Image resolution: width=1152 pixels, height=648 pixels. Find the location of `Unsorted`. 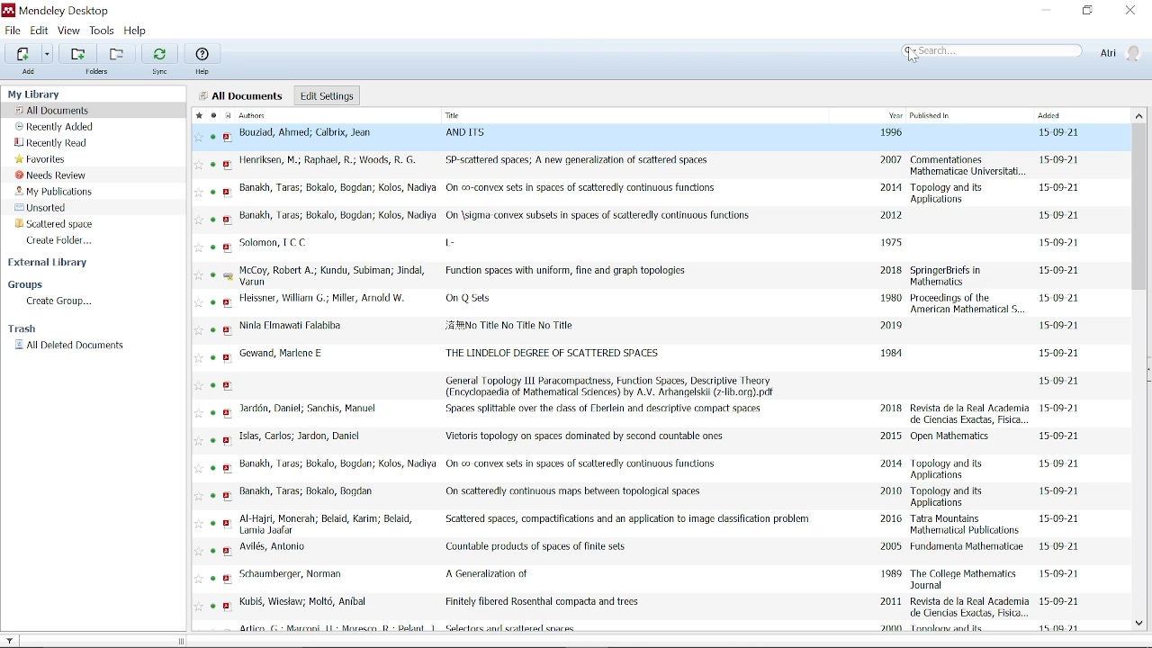

Unsorted is located at coordinates (54, 208).